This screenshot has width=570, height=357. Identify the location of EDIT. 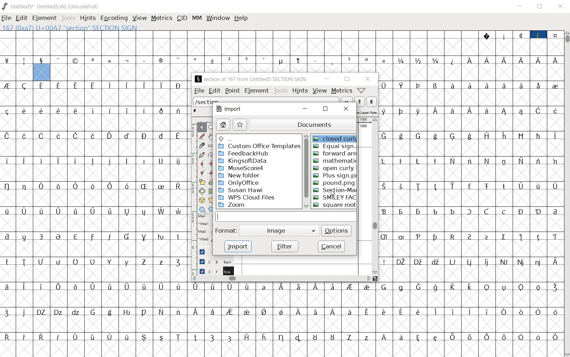
(21, 19).